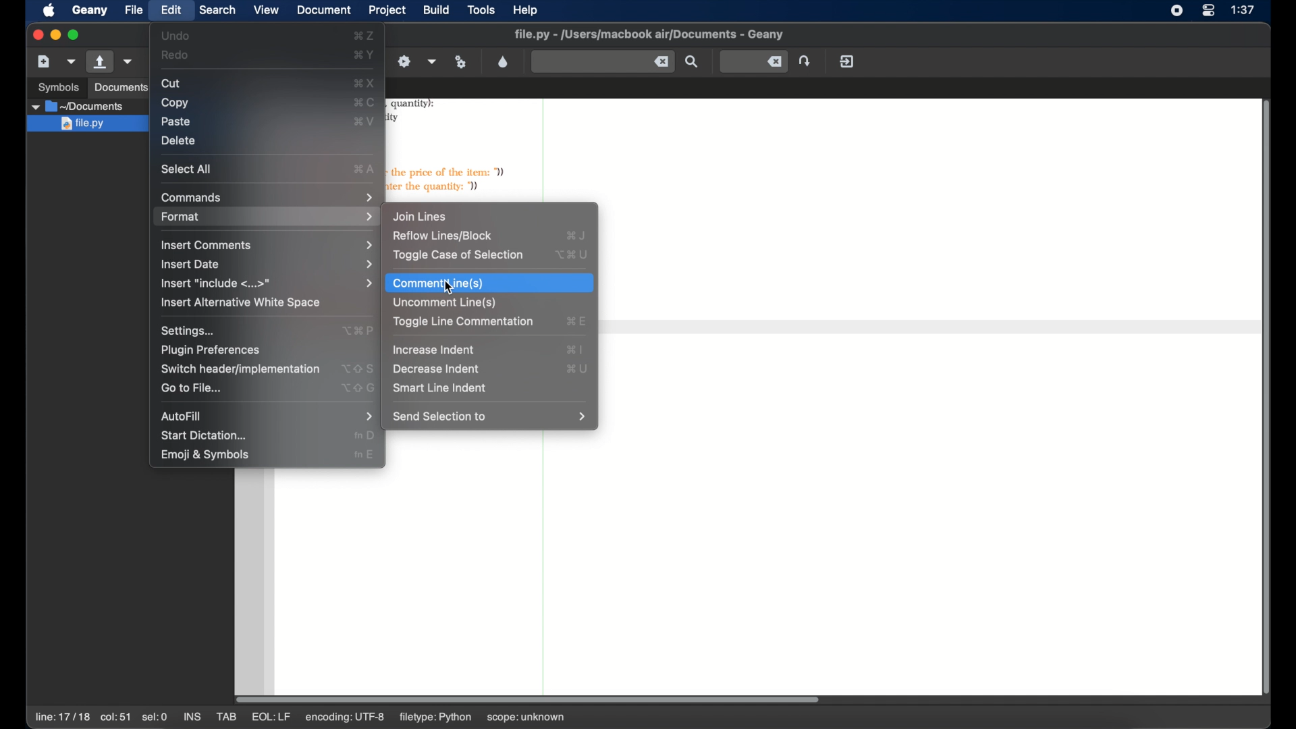  I want to click on view, so click(267, 9).